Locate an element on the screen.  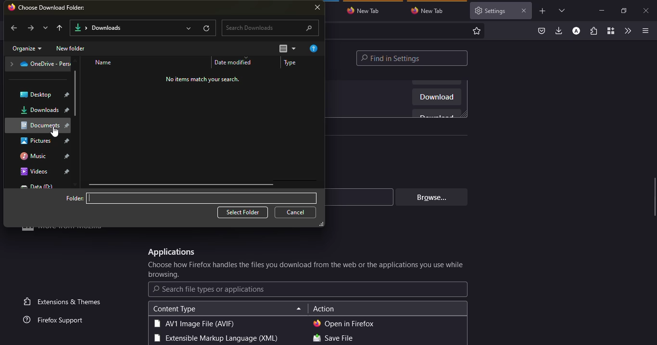
organize is located at coordinates (27, 49).